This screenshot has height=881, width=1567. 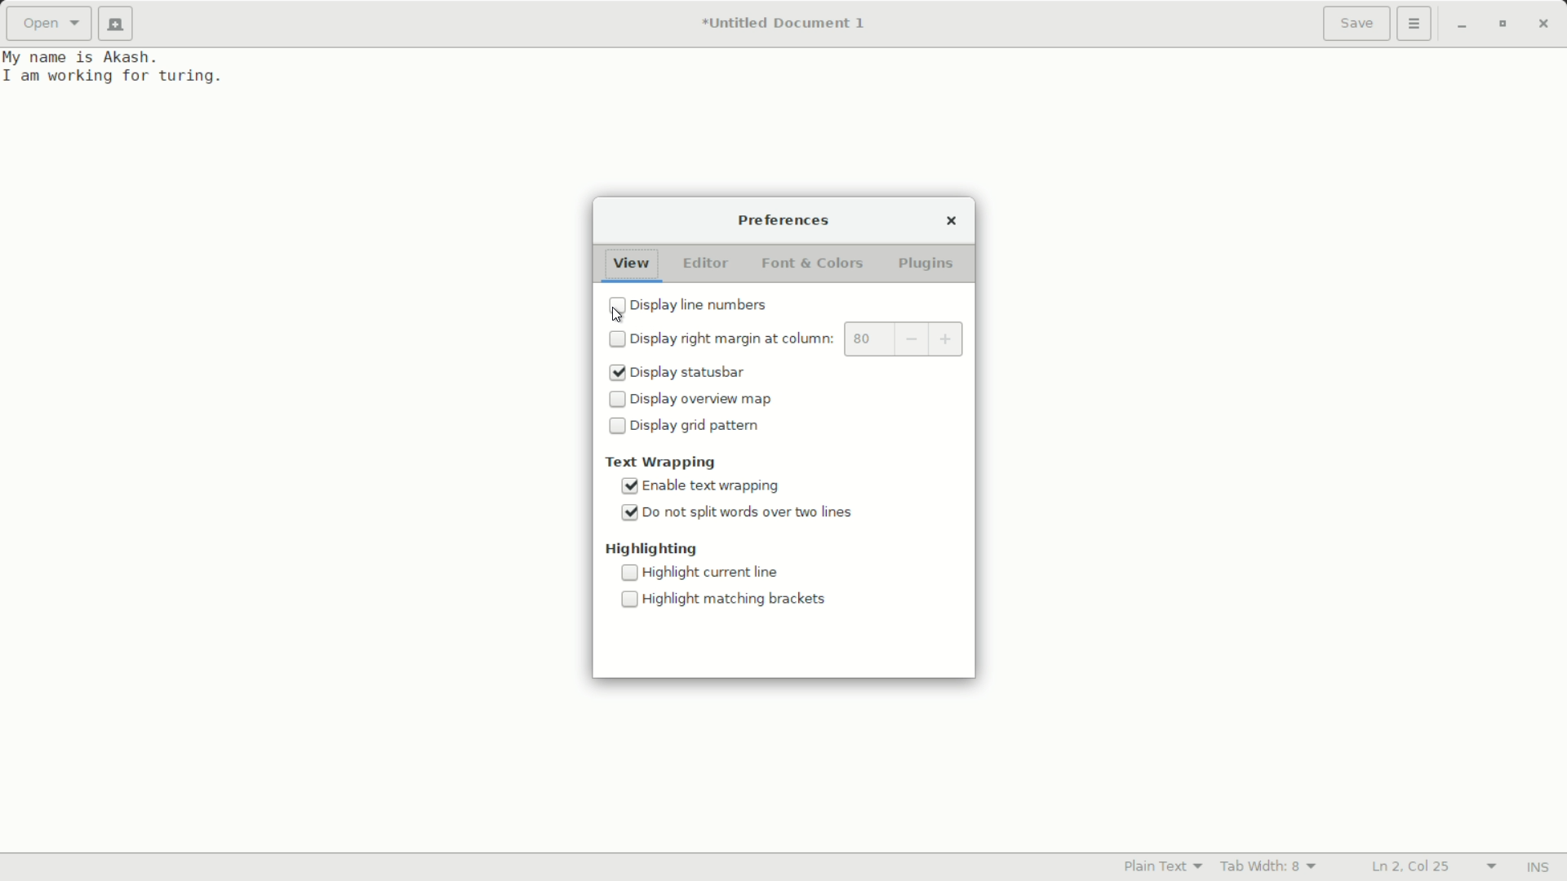 I want to click on checkbox, so click(x=616, y=398).